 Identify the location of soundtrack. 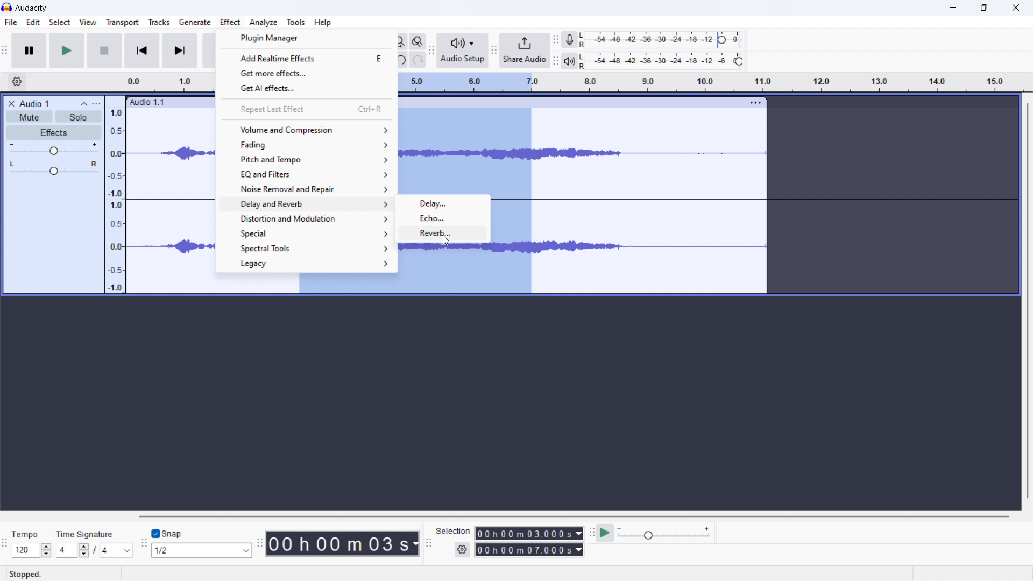
(170, 205).